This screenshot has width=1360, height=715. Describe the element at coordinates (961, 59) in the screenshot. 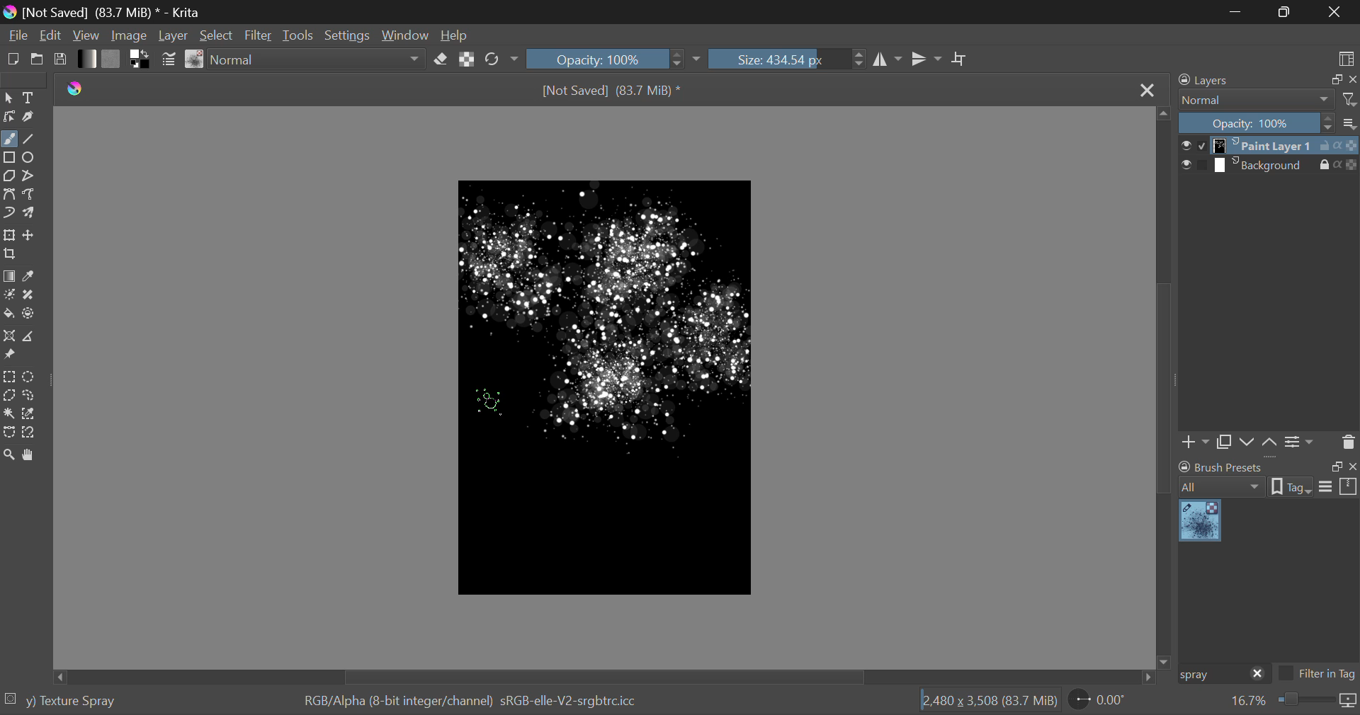

I see `Crop` at that location.